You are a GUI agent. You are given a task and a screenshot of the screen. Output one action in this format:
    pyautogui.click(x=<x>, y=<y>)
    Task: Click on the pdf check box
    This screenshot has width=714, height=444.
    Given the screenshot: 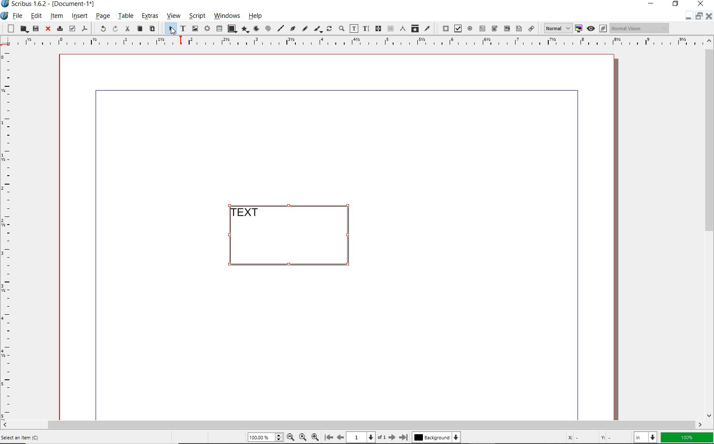 What is the action you would take?
    pyautogui.click(x=457, y=28)
    